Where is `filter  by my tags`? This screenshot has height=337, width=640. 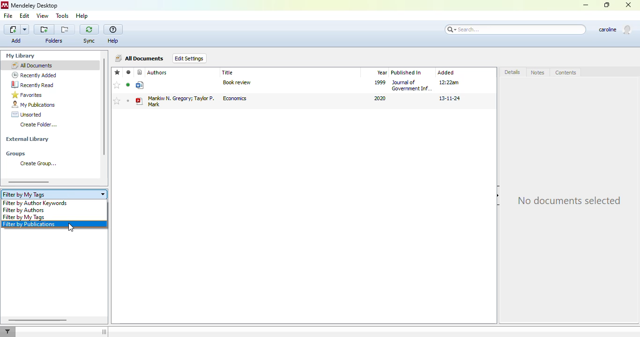
filter  by my tags is located at coordinates (24, 217).